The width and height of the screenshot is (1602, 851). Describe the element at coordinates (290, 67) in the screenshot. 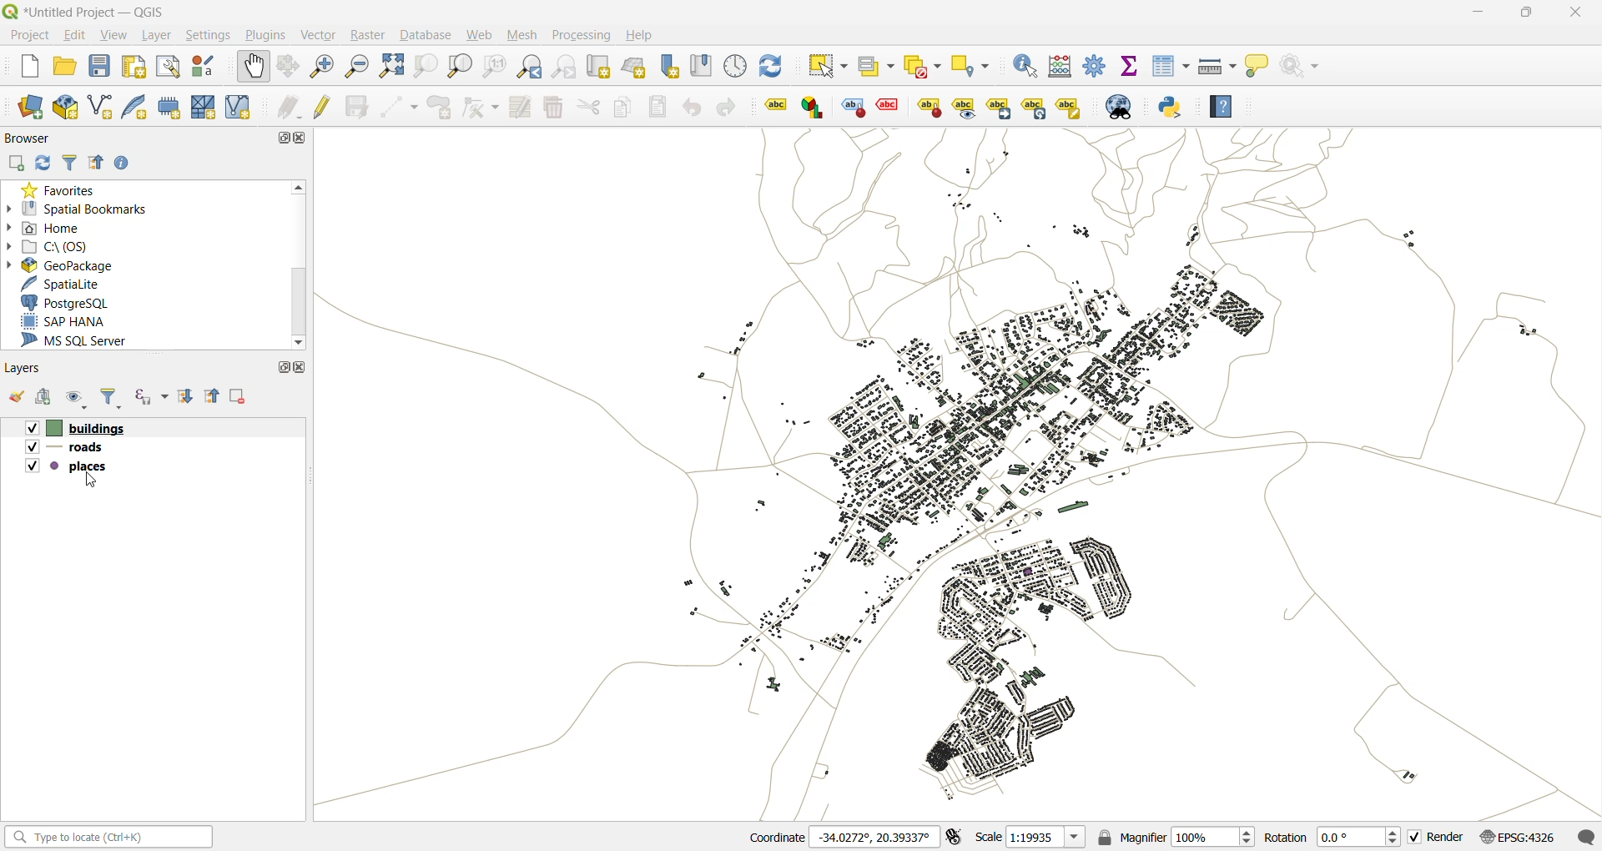

I see `pan selection` at that location.